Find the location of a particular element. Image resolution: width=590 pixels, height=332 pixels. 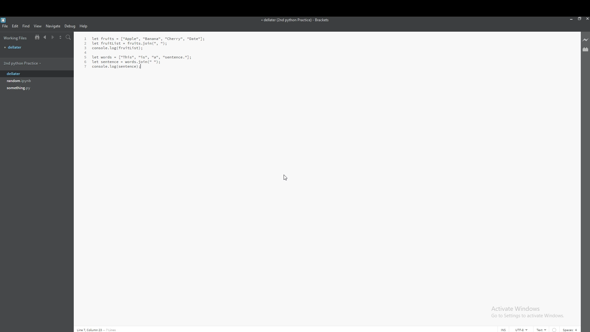

encoding is located at coordinates (521, 330).